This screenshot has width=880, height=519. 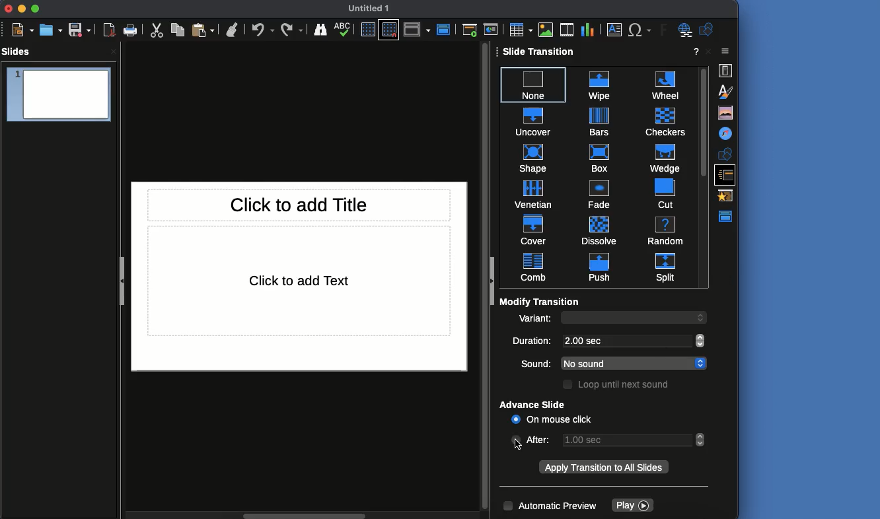 What do you see at coordinates (683, 30) in the screenshot?
I see `Hyperlink` at bounding box center [683, 30].